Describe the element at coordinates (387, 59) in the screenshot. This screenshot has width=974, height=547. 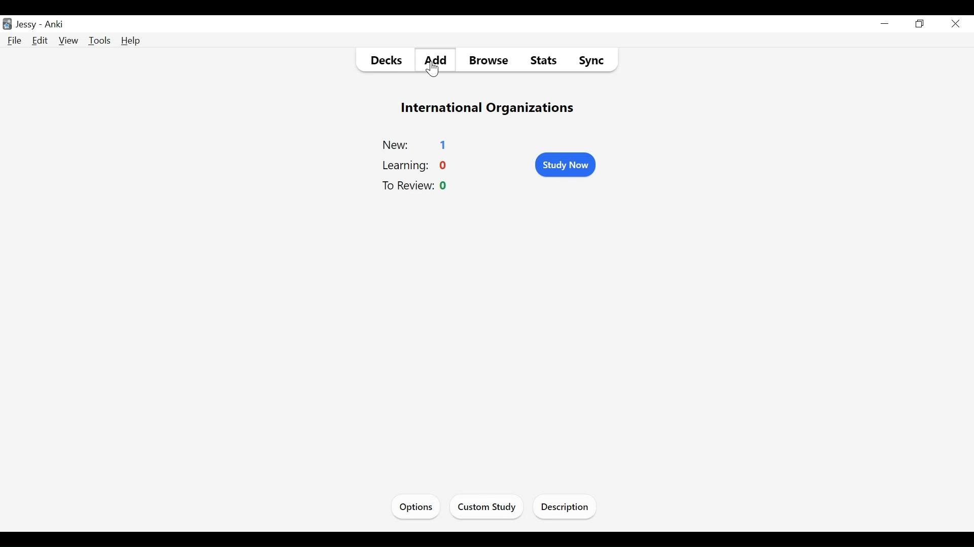
I see `Decks` at that location.